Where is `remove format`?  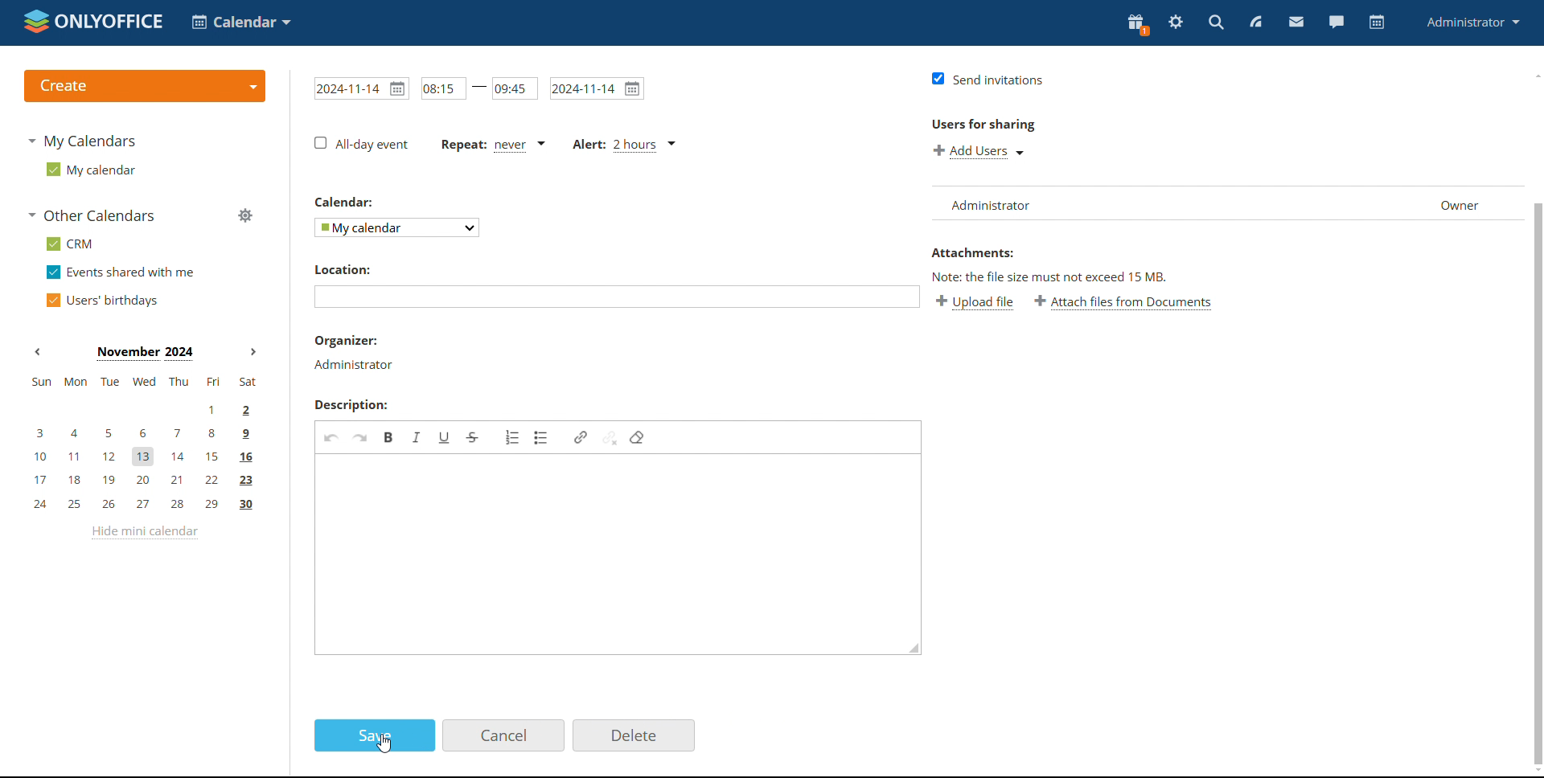 remove format is located at coordinates (641, 439).